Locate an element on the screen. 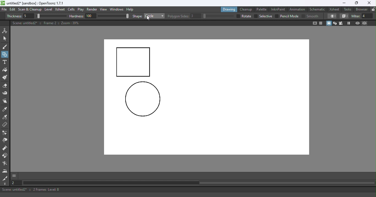  Animation is located at coordinates (298, 9).